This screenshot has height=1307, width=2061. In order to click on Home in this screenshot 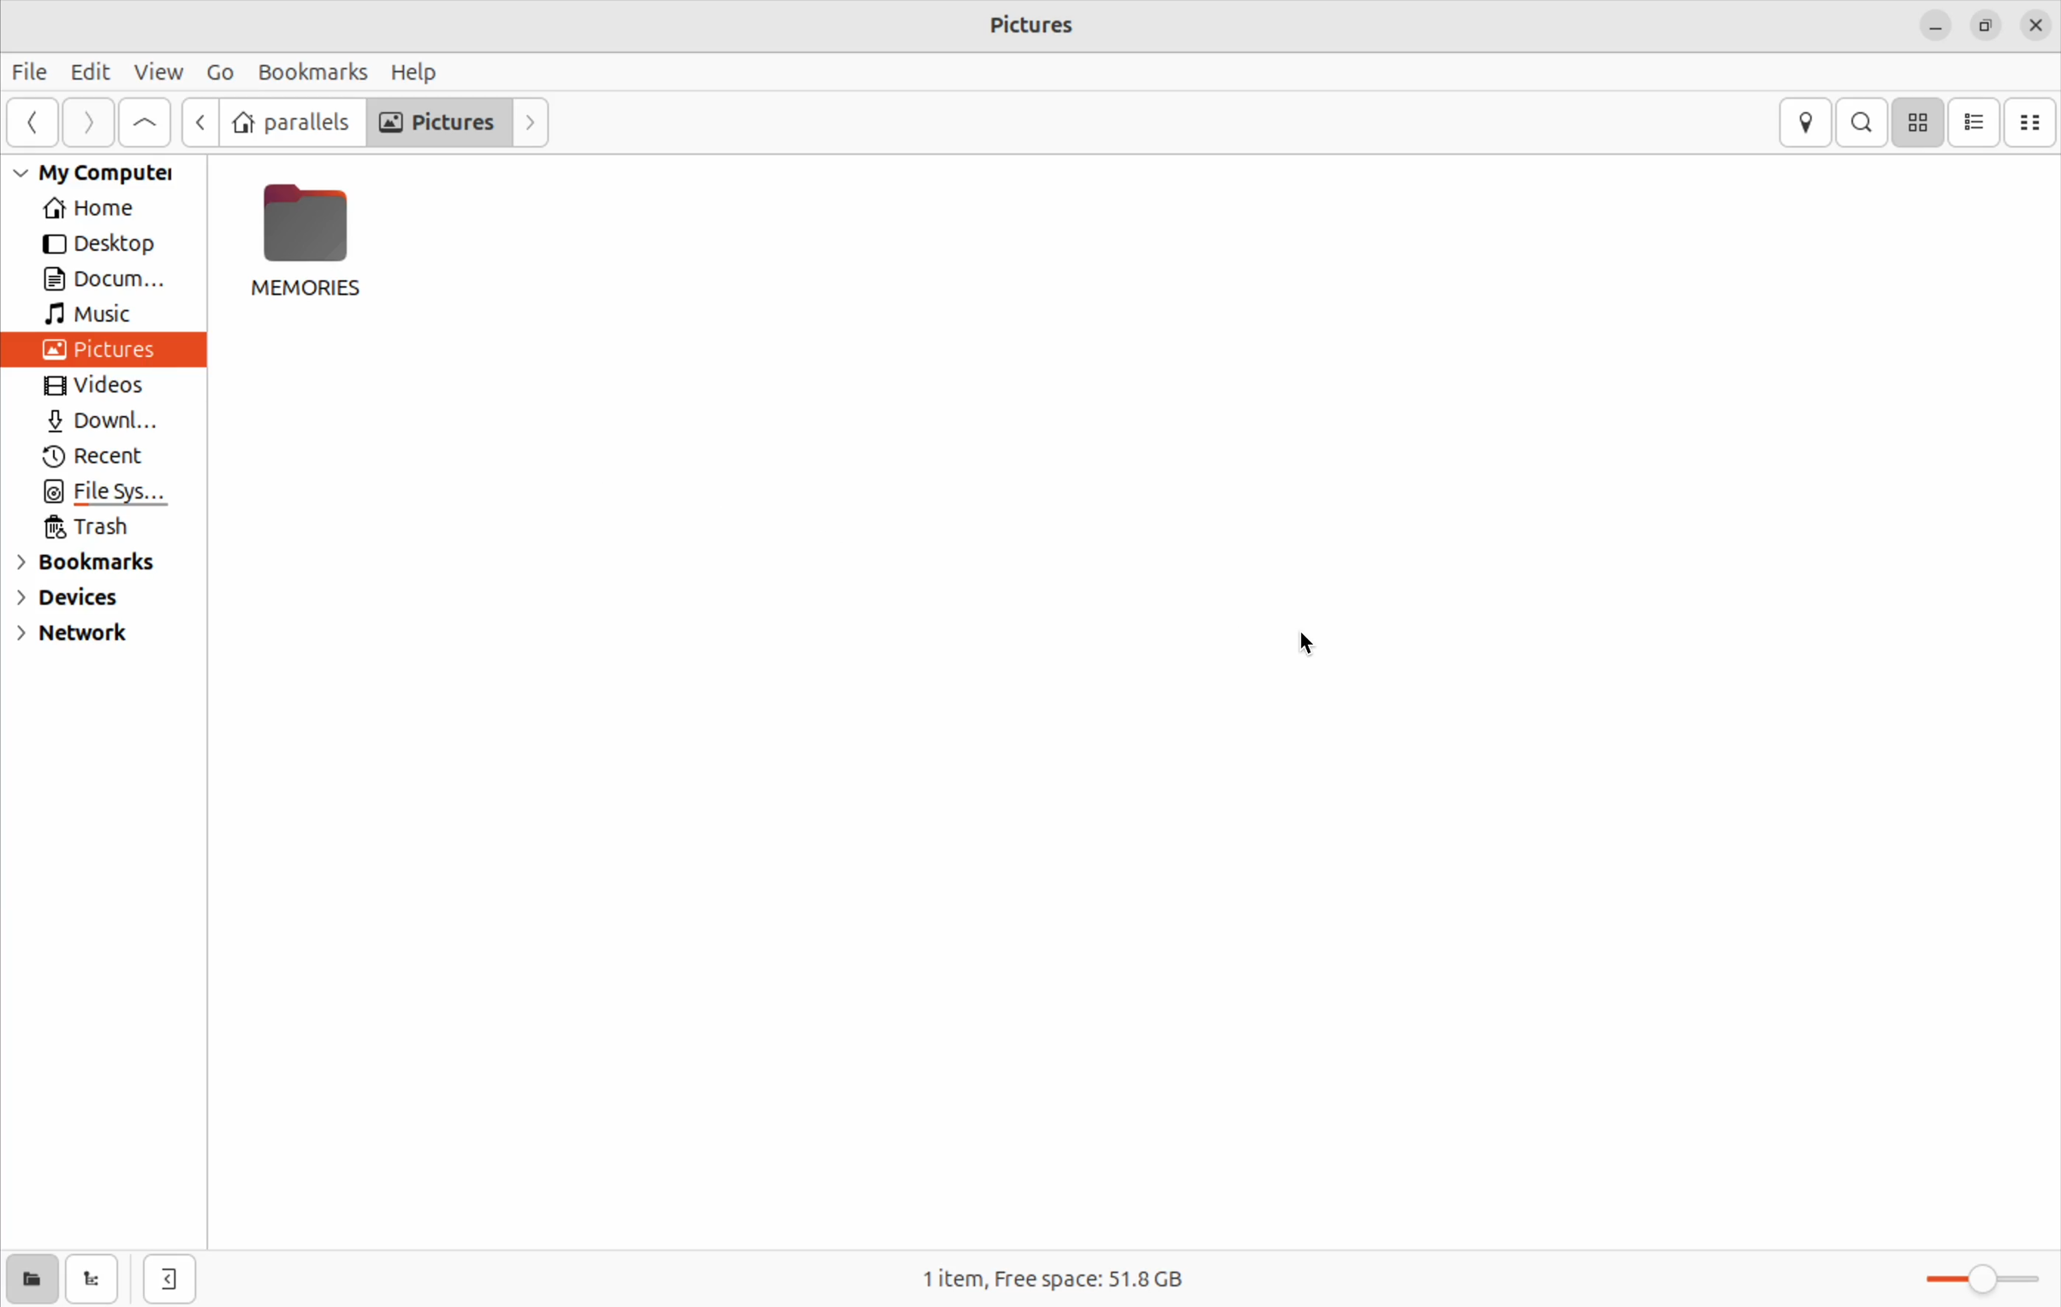, I will do `click(97, 209)`.